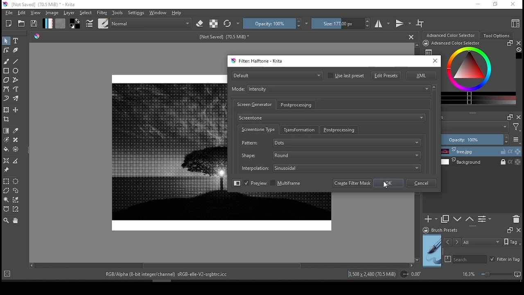 The image size is (524, 295). Describe the element at coordinates (517, 140) in the screenshot. I see `more options` at that location.